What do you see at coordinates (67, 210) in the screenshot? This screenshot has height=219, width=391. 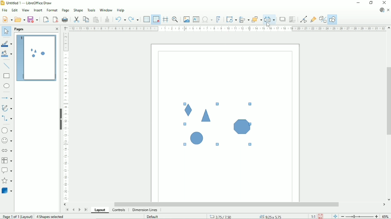 I see `Scroll to first page` at bounding box center [67, 210].